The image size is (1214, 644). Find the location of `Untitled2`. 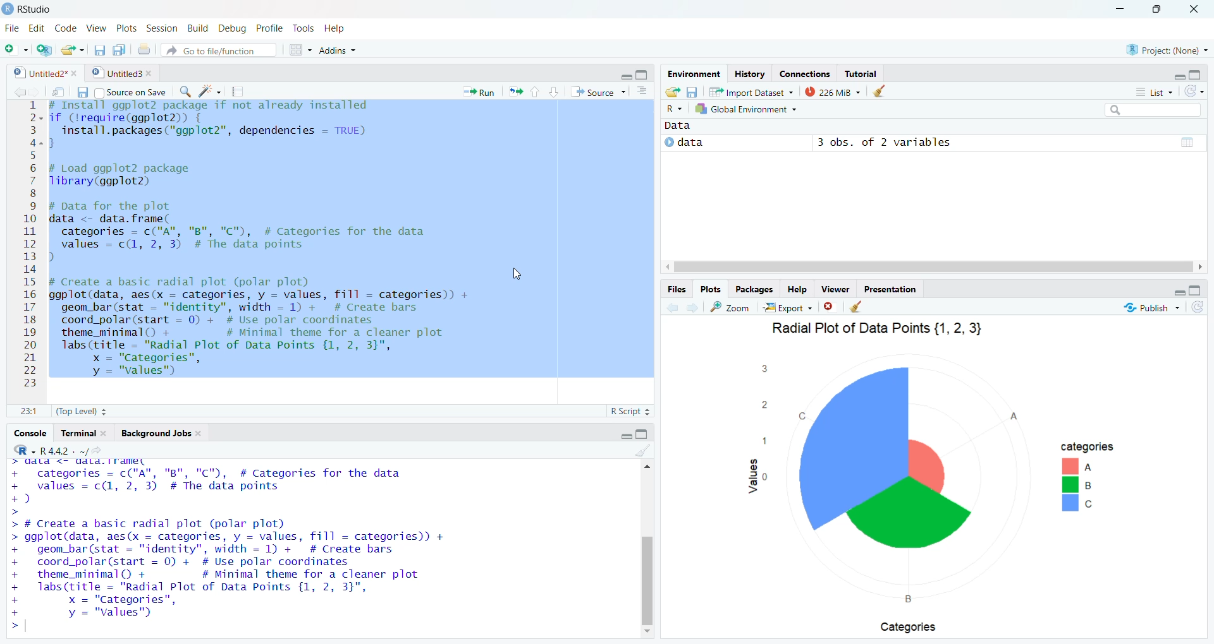

Untitled2 is located at coordinates (48, 74).